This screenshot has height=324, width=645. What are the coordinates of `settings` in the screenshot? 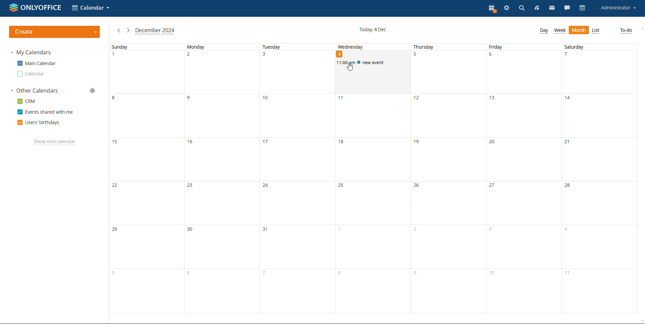 It's located at (506, 9).